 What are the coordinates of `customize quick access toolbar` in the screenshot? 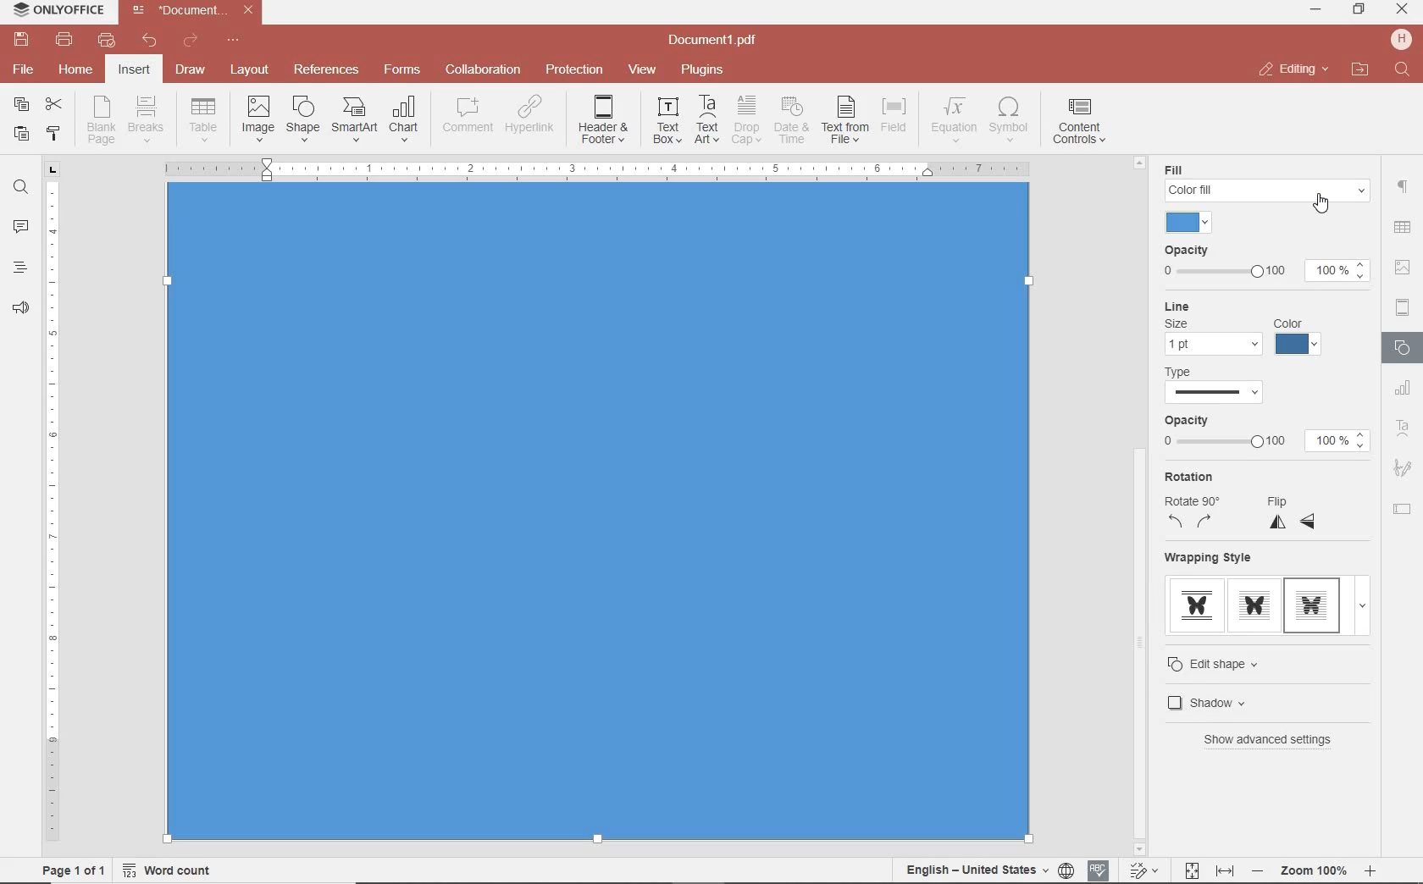 It's located at (233, 41).